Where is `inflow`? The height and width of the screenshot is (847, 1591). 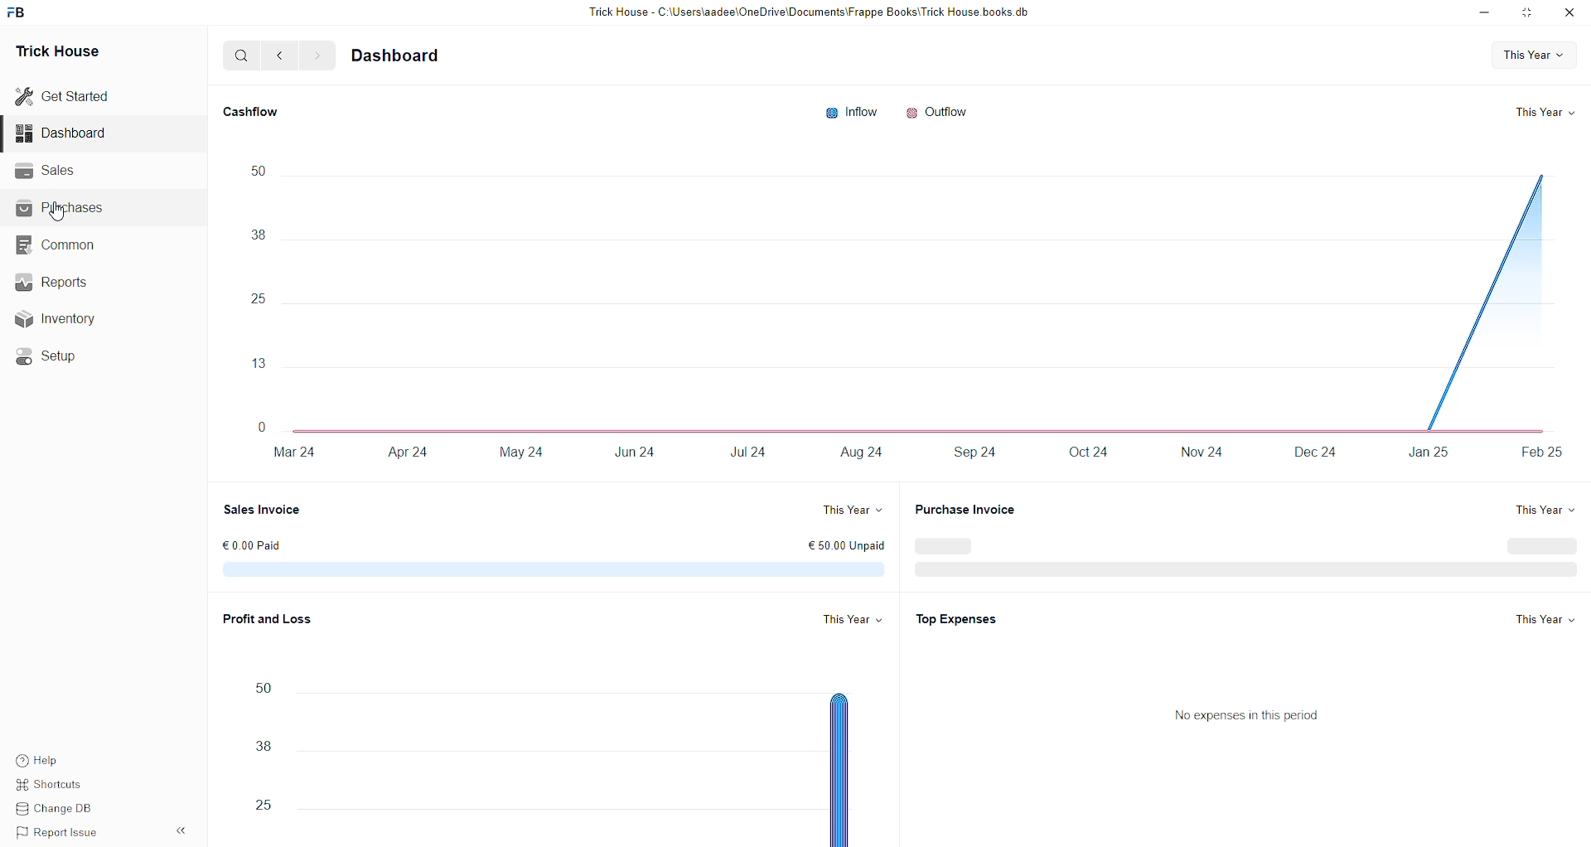 inflow is located at coordinates (851, 108).